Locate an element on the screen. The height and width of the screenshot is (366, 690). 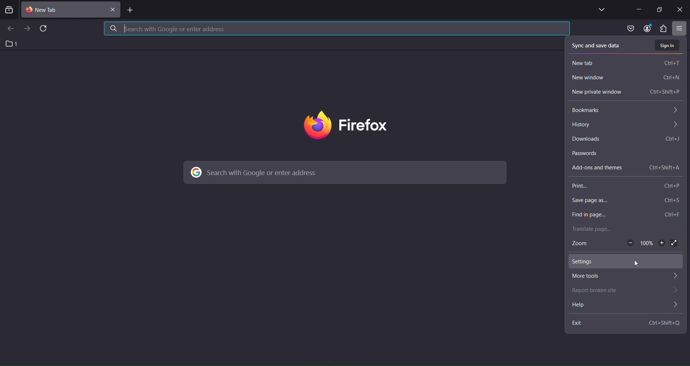
zoom in is located at coordinates (662, 244).